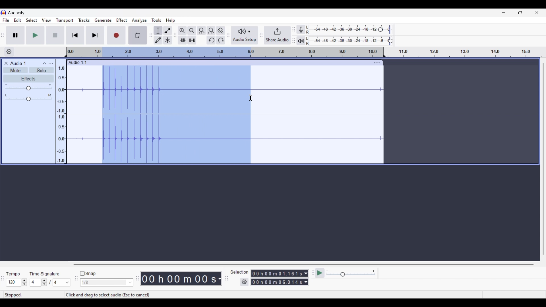 The image size is (546, 307). What do you see at coordinates (50, 85) in the screenshot?
I see `Maximum gain` at bounding box center [50, 85].